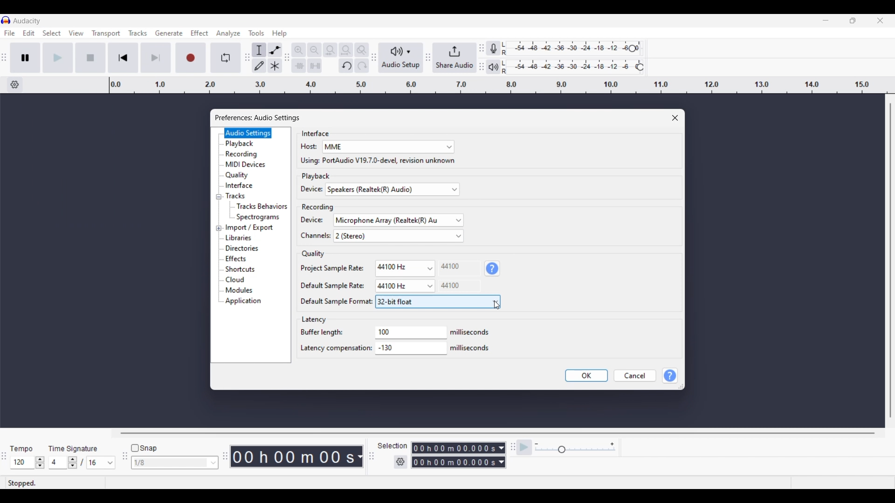 The height and width of the screenshot is (503, 895). I want to click on Edit menu, so click(29, 34).